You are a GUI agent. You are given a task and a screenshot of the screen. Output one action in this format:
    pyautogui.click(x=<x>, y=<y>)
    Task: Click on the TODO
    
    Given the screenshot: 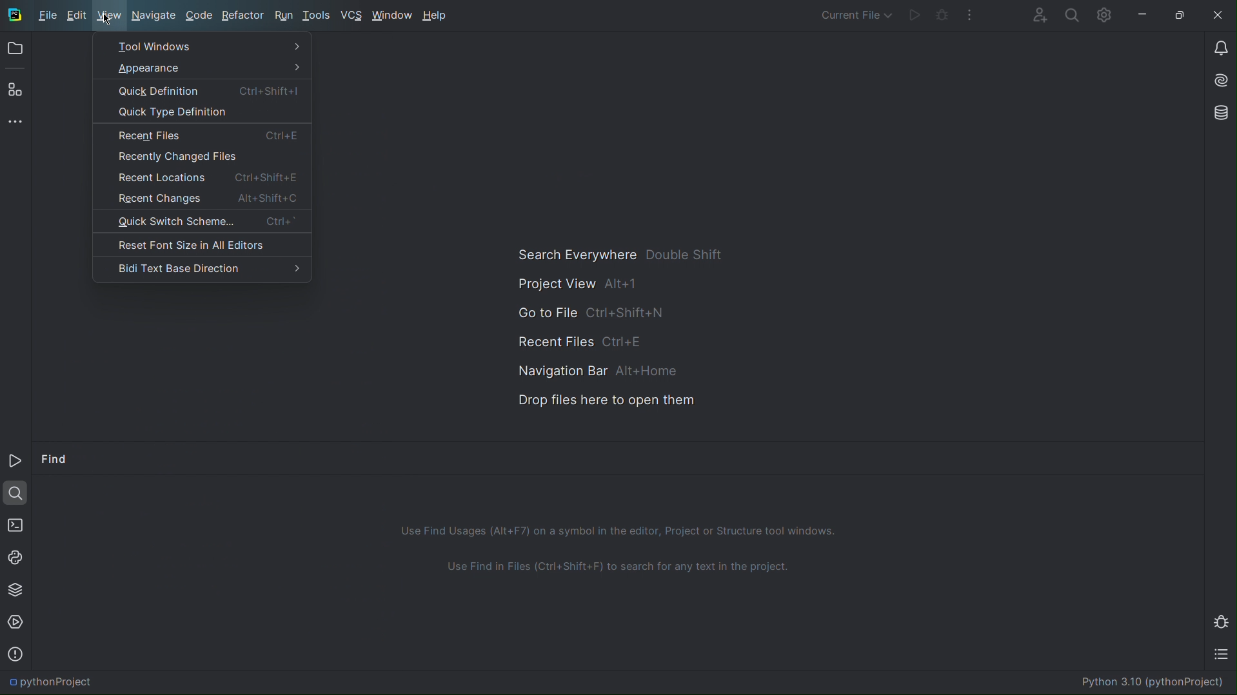 What is the action you would take?
    pyautogui.click(x=1224, y=656)
    